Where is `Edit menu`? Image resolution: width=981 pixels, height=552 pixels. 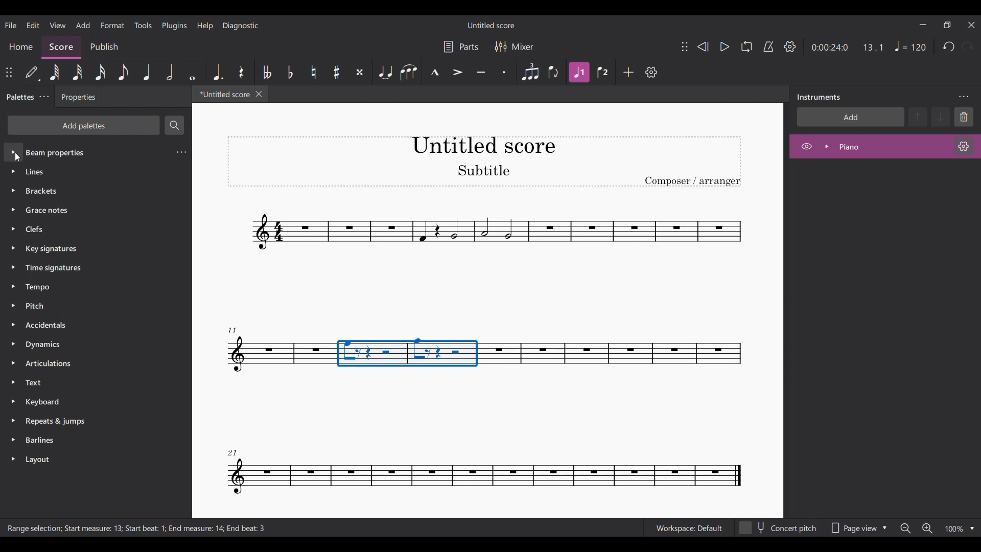 Edit menu is located at coordinates (33, 25).